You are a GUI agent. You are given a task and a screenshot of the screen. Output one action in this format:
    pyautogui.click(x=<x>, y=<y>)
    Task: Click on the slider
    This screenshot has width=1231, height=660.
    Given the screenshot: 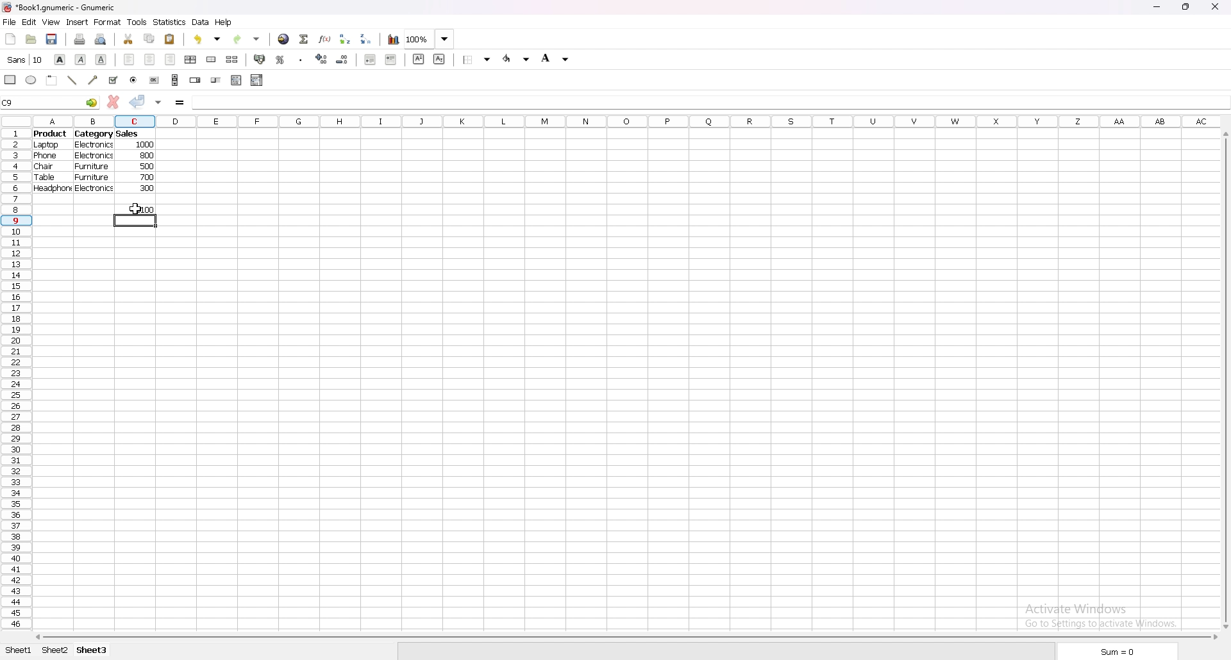 What is the action you would take?
    pyautogui.click(x=215, y=81)
    